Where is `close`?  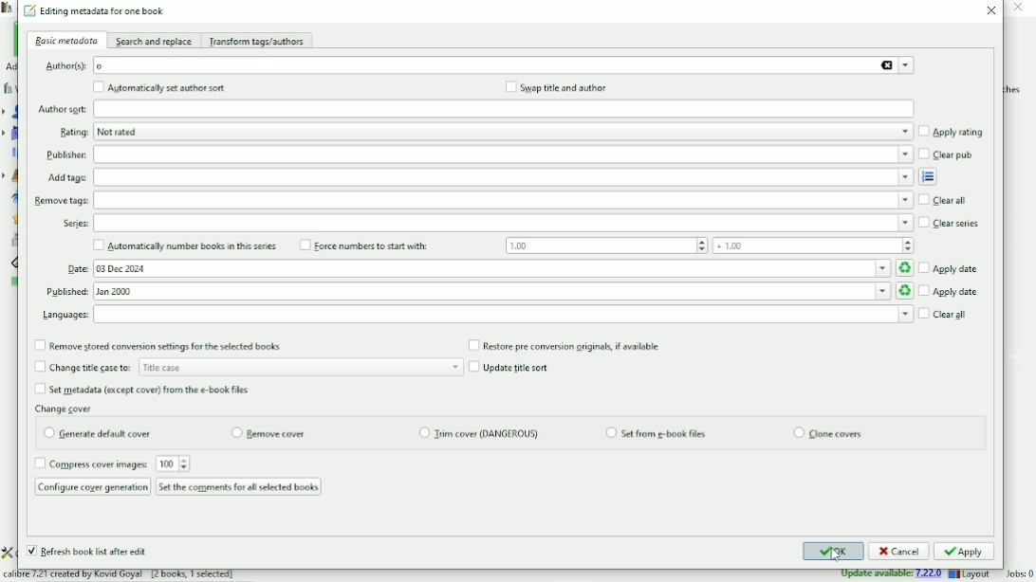
close is located at coordinates (1020, 9).